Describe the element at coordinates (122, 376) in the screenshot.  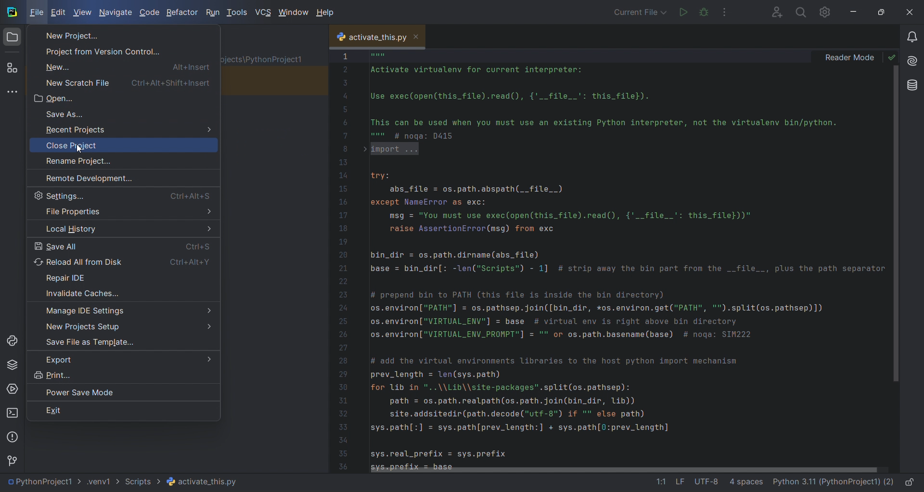
I see `print ` at that location.